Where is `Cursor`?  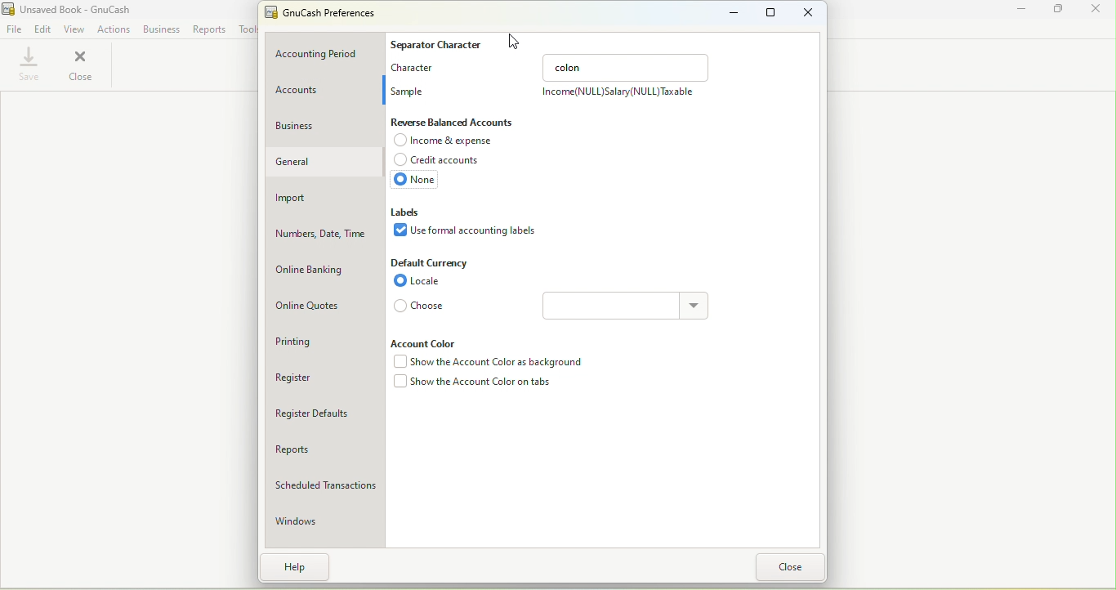
Cursor is located at coordinates (514, 42).